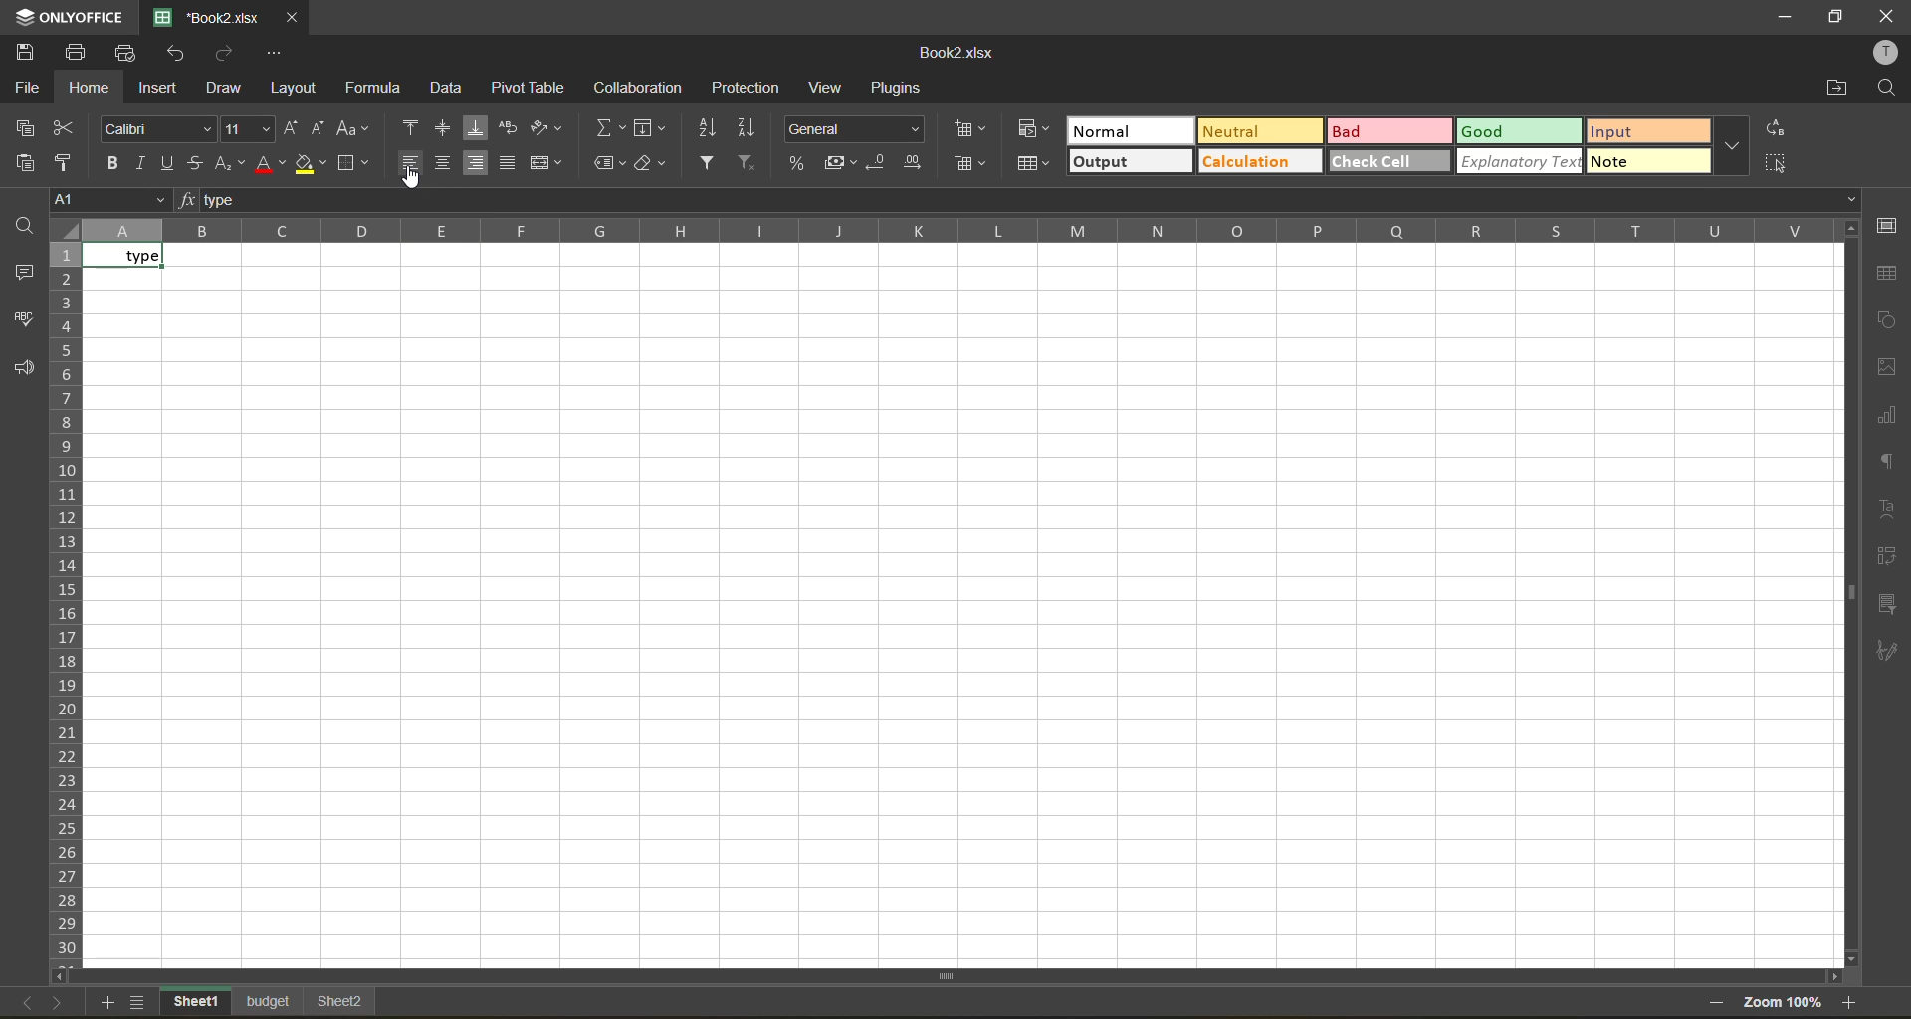 The image size is (1911, 1019). Describe the element at coordinates (1889, 321) in the screenshot. I see `shapes` at that location.